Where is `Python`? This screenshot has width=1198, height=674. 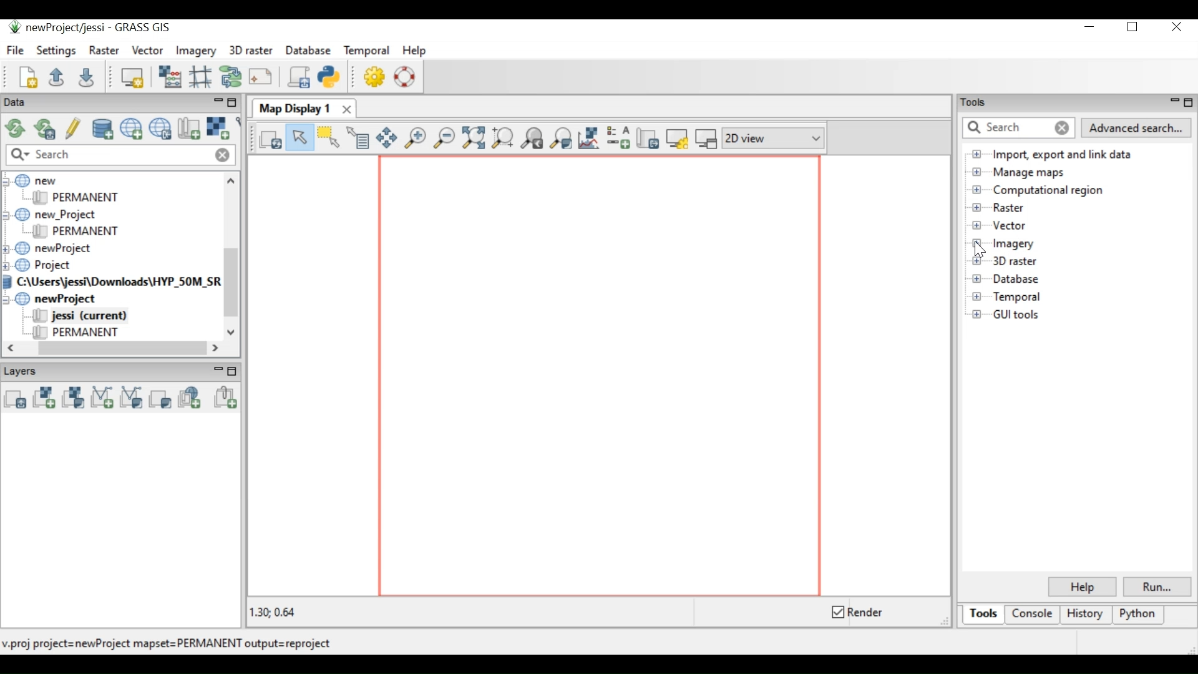
Python is located at coordinates (1137, 614).